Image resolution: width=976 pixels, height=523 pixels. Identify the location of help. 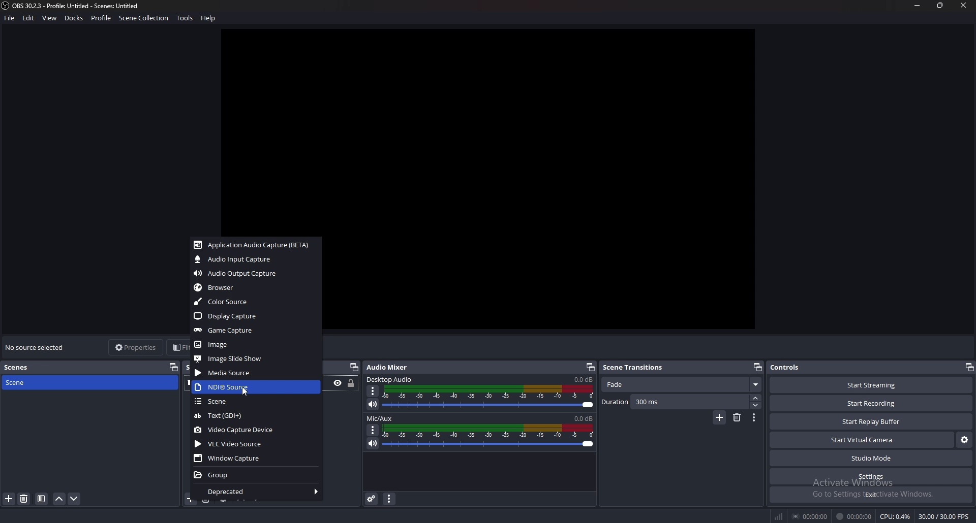
(209, 18).